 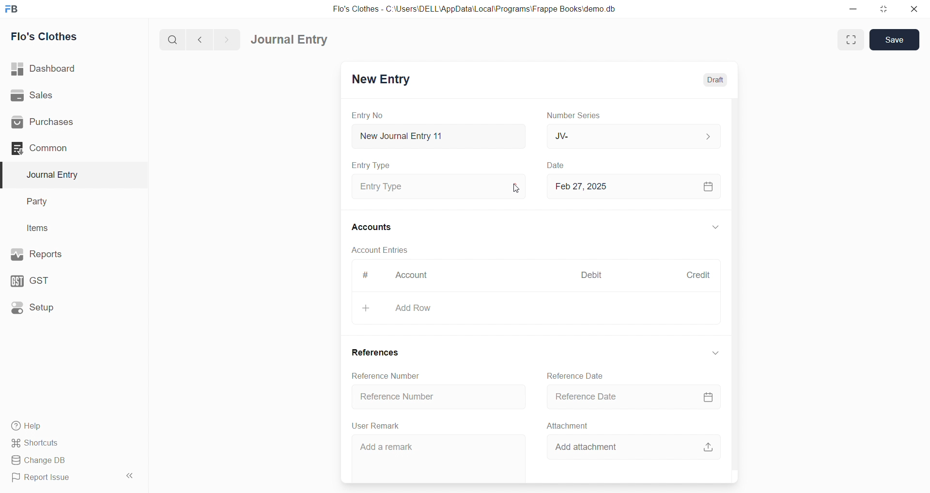 What do you see at coordinates (57, 254) in the screenshot?
I see `Reports` at bounding box center [57, 254].